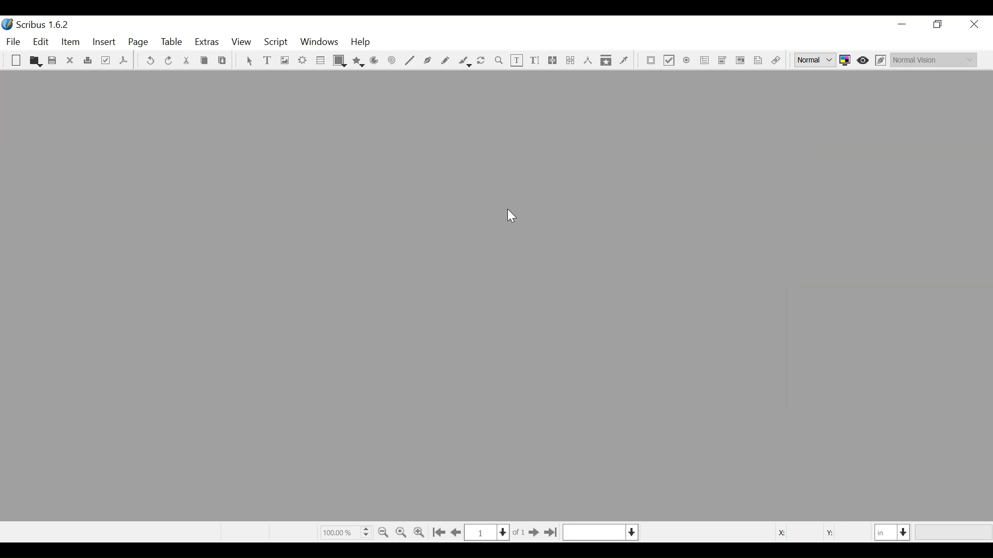  Describe the element at coordinates (359, 61) in the screenshot. I see `Polygon` at that location.